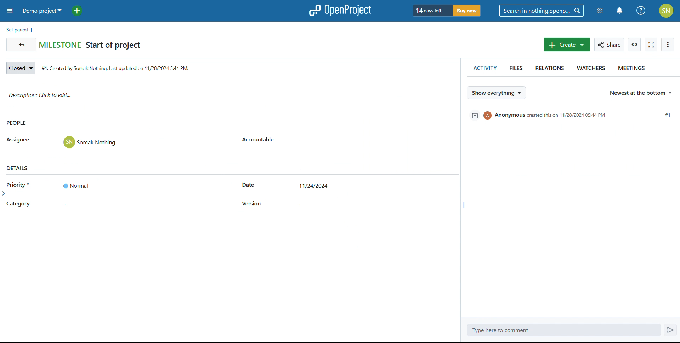  I want to click on activity, so click(484, 70).